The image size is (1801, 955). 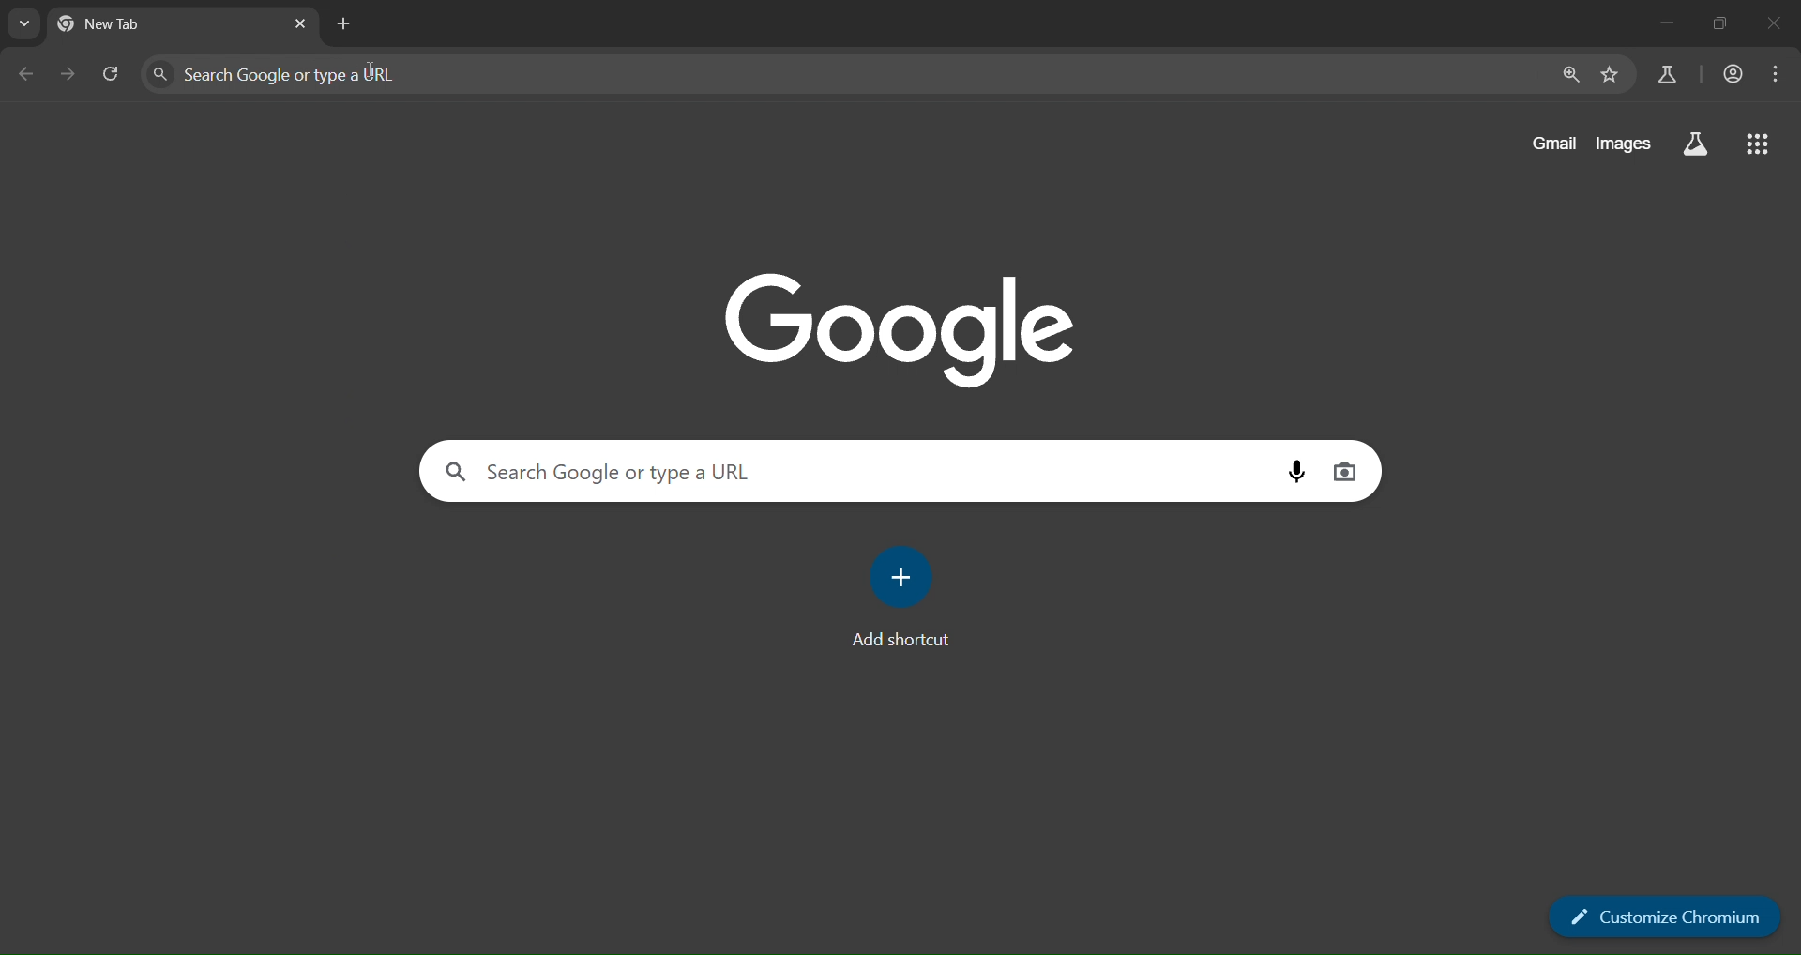 What do you see at coordinates (1664, 917) in the screenshot?
I see `customize chromium` at bounding box center [1664, 917].